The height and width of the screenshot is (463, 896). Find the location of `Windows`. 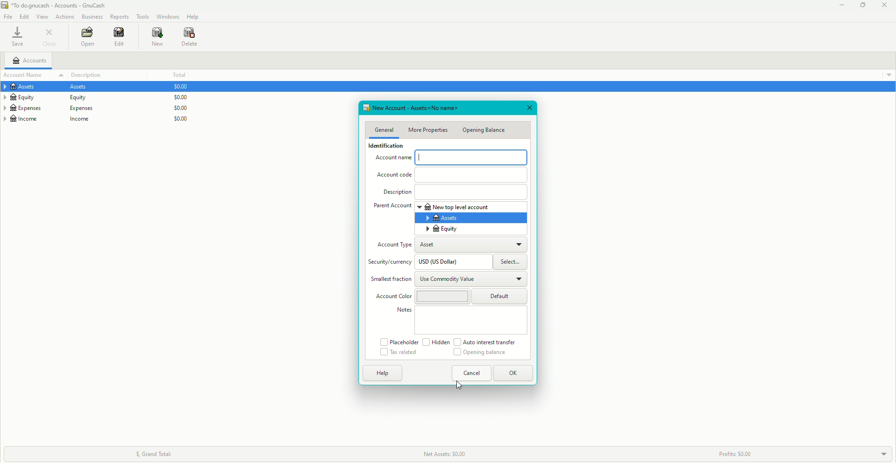

Windows is located at coordinates (167, 16).